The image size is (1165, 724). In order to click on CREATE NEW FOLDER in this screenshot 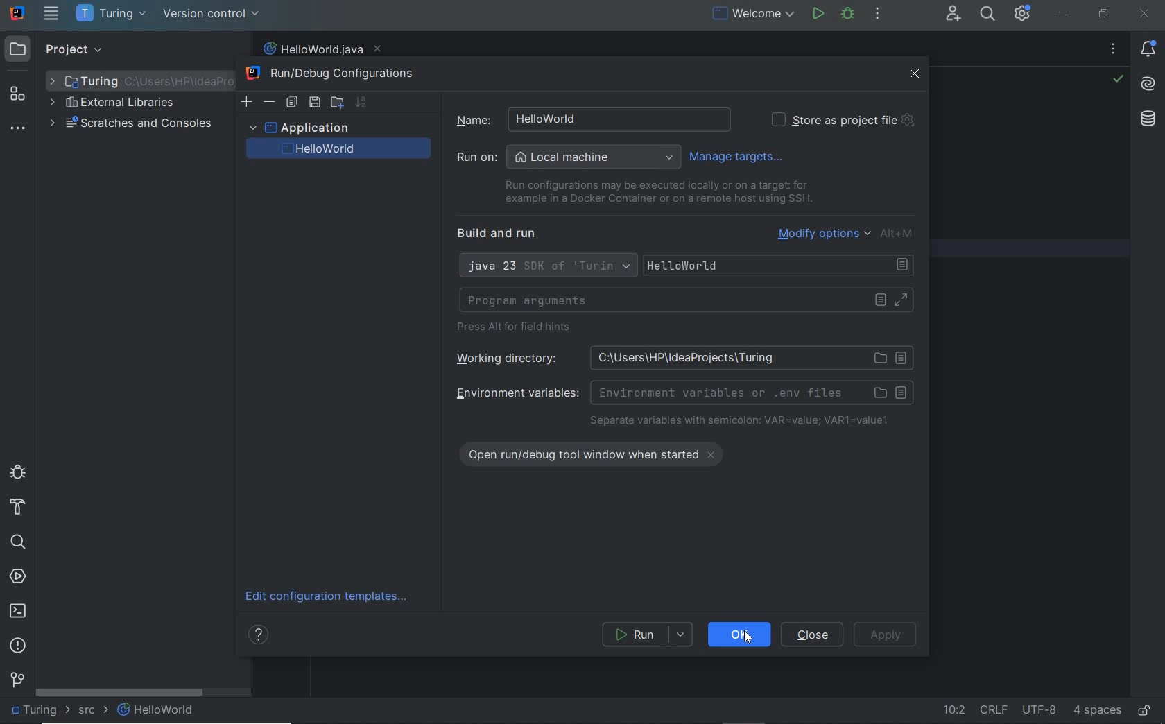, I will do `click(336, 101)`.